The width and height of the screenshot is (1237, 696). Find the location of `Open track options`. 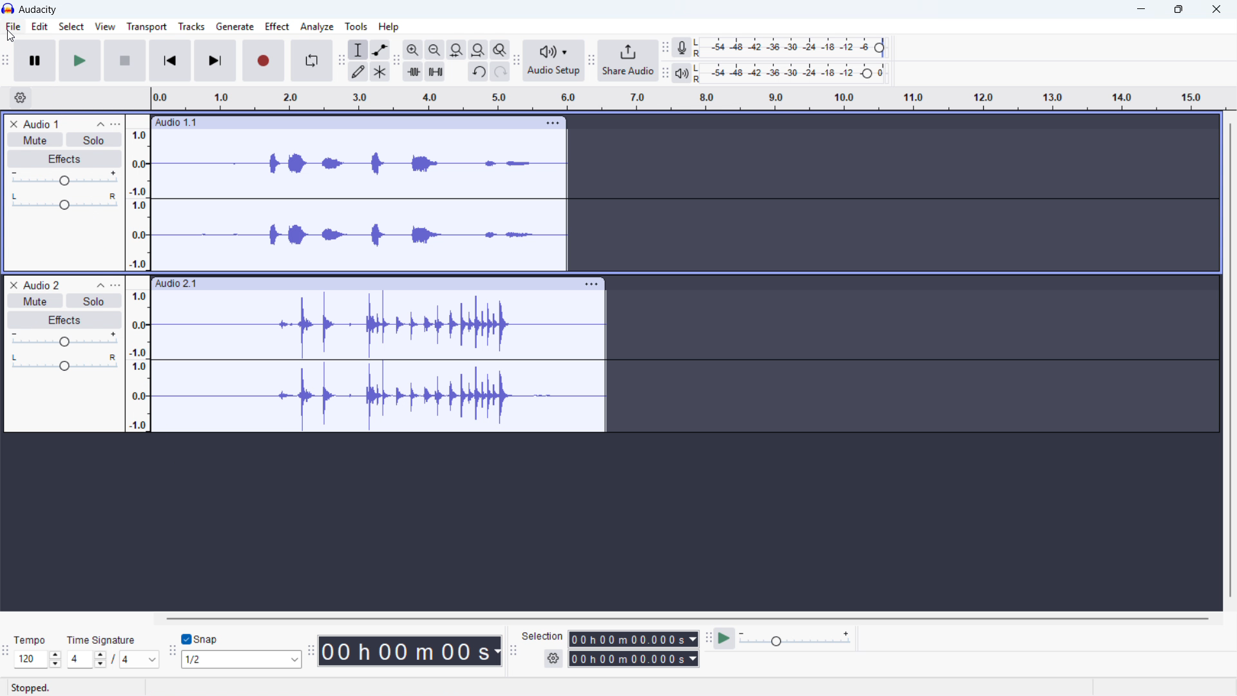

Open track options is located at coordinates (554, 121).